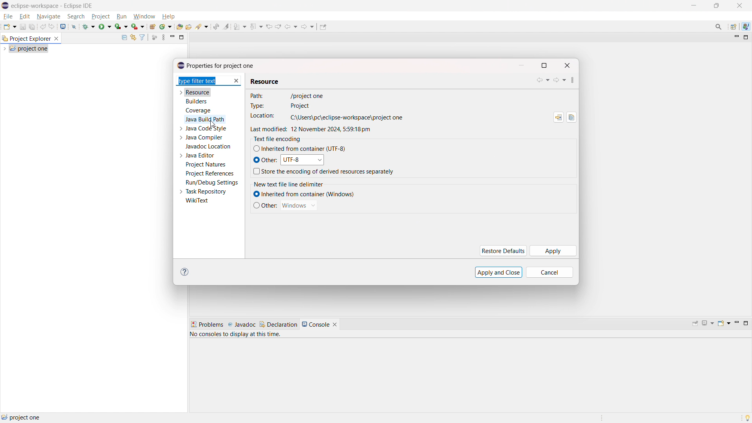  Describe the element at coordinates (572, 117) in the screenshot. I see `copy full path` at that location.